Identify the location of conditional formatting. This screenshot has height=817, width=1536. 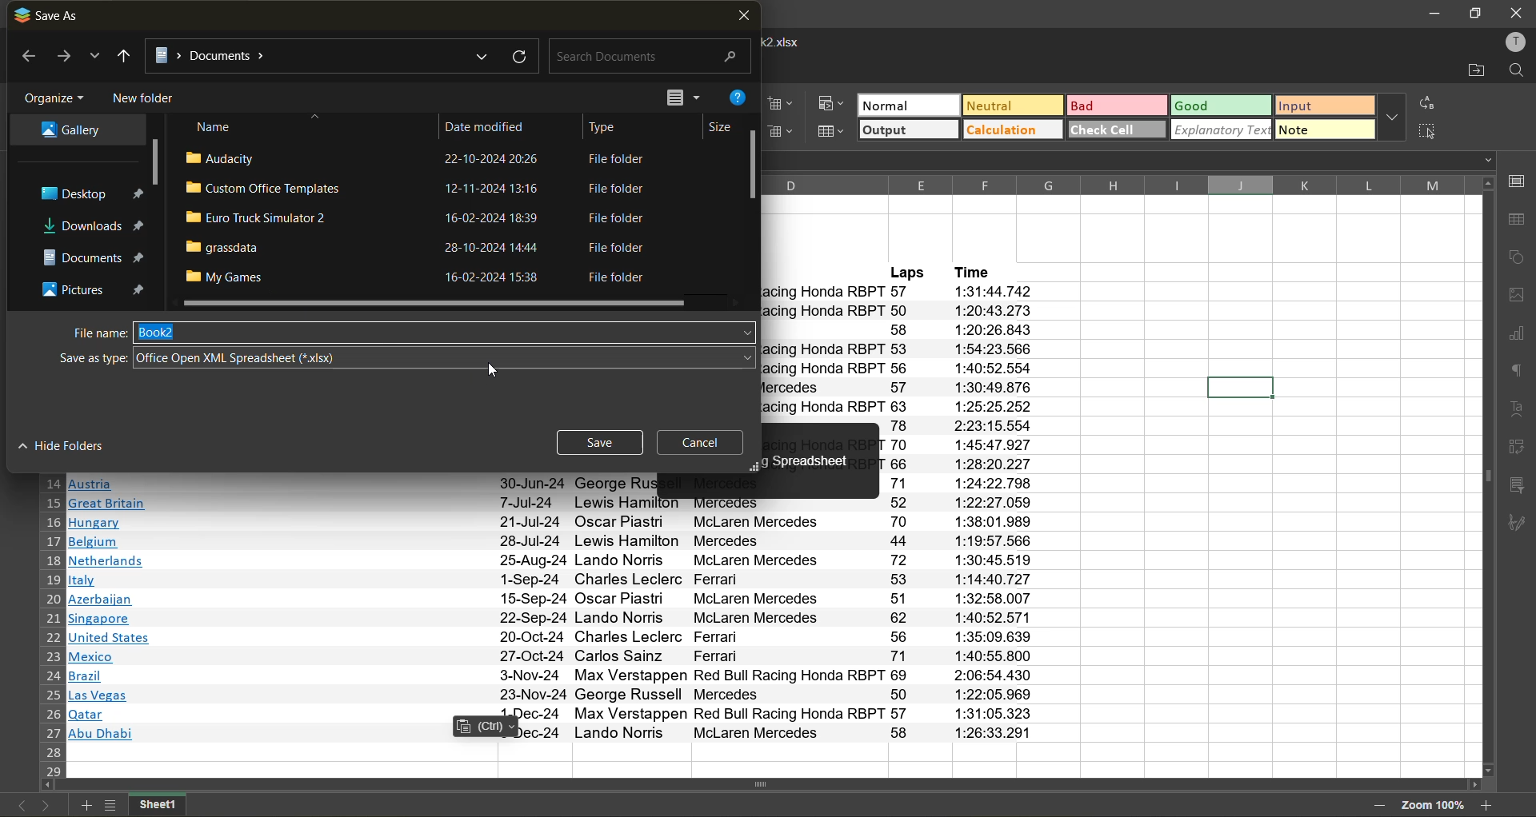
(834, 104).